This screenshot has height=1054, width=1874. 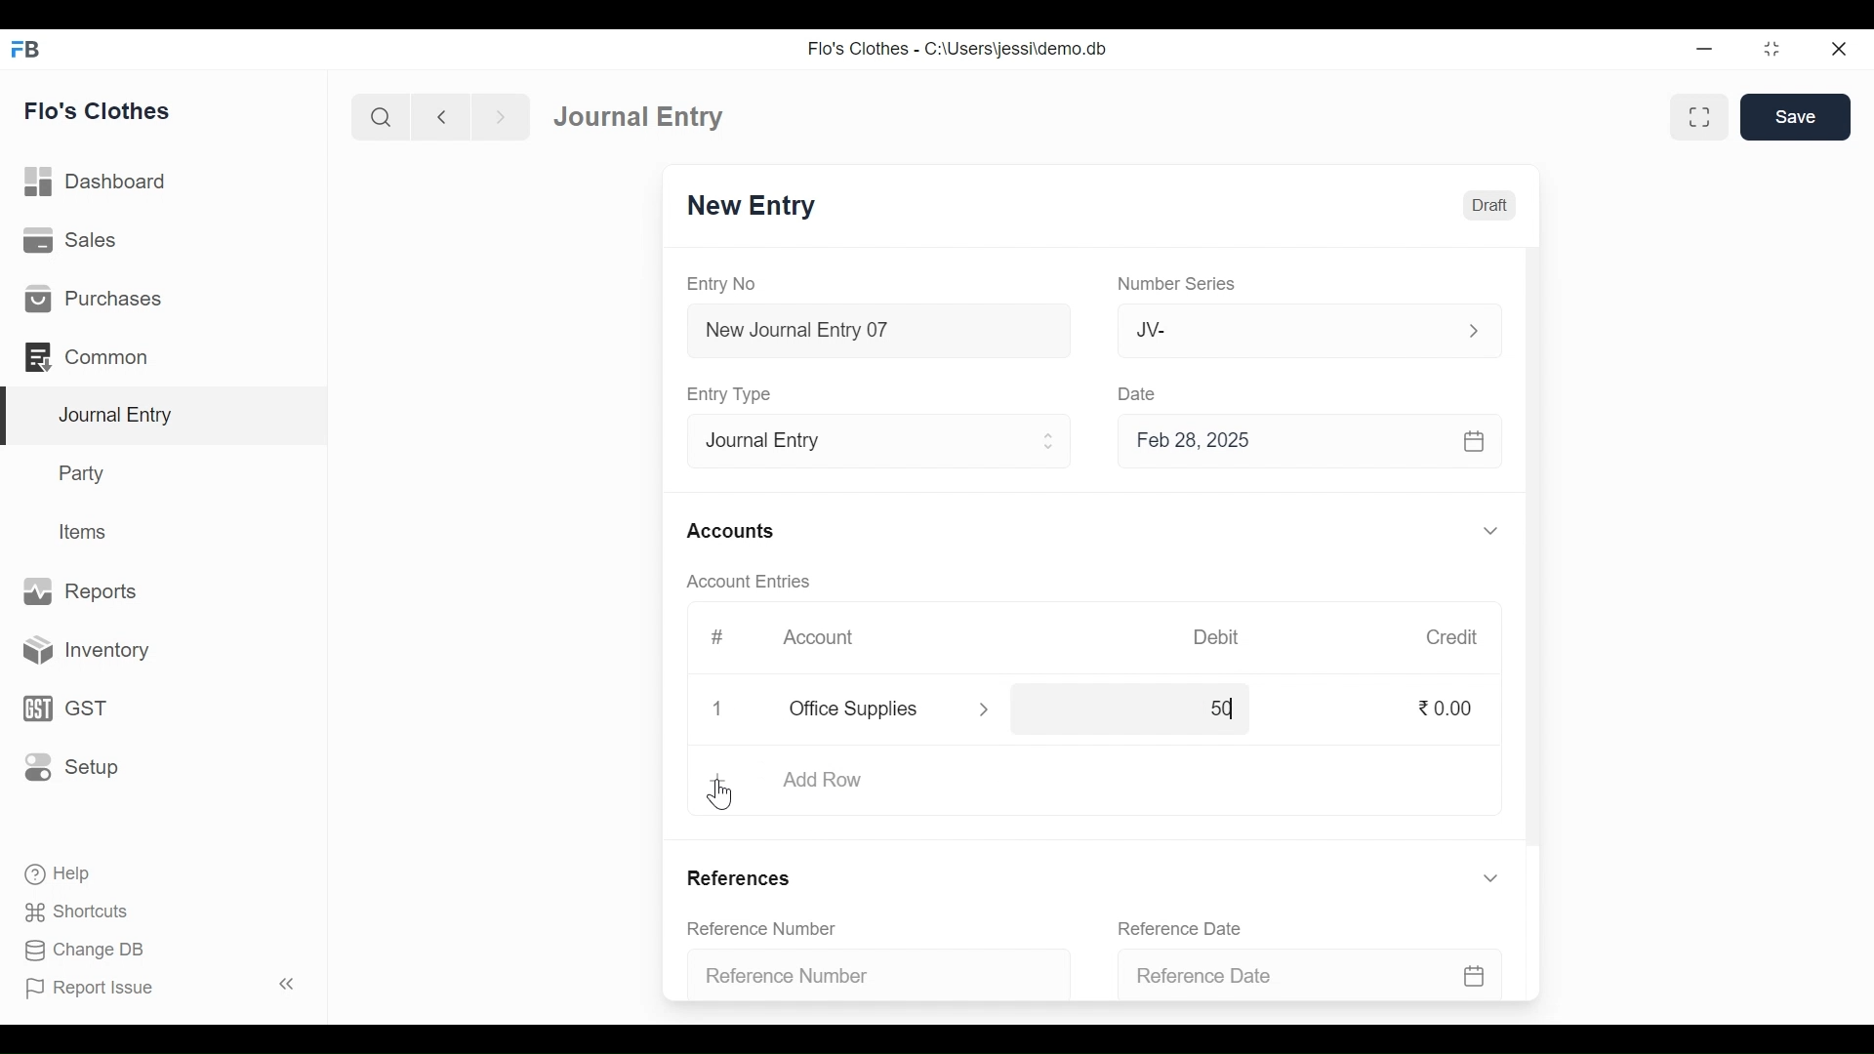 I want to click on Purchases, so click(x=94, y=298).